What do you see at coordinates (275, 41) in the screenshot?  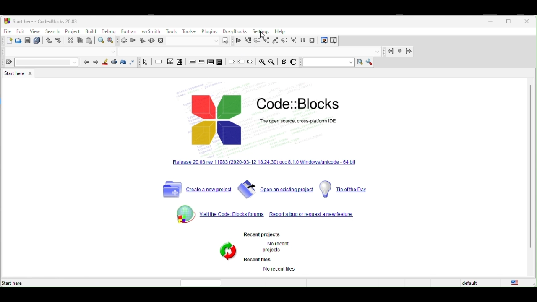 I see `step out` at bounding box center [275, 41].